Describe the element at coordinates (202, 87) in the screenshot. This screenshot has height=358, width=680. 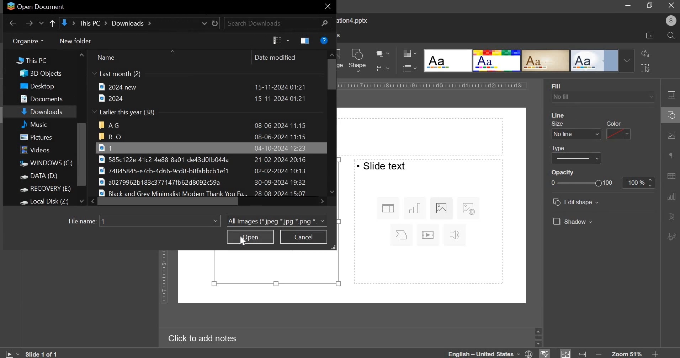
I see `file` at that location.